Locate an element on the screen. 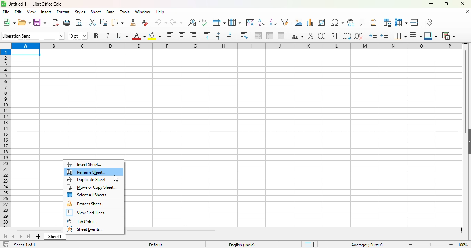 Image resolution: width=471 pixels, height=248 pixels. select all sheets is located at coordinates (88, 195).